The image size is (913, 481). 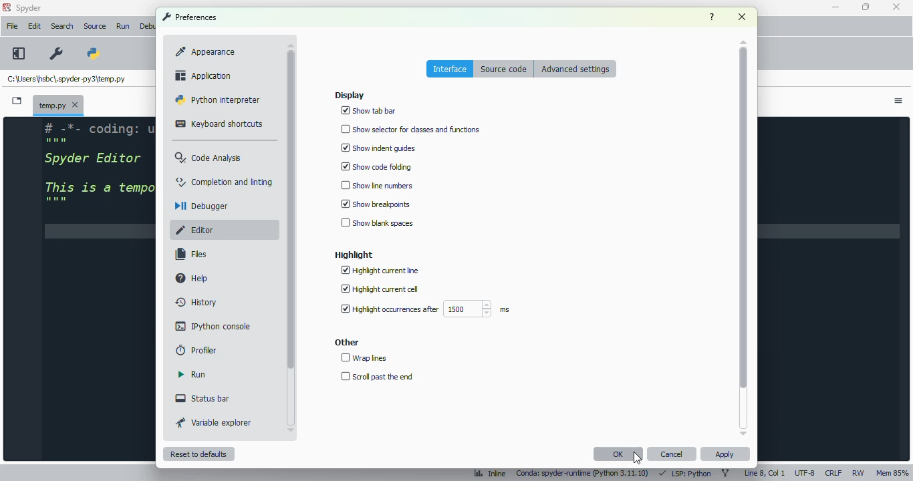 I want to click on browse tabs, so click(x=17, y=101).